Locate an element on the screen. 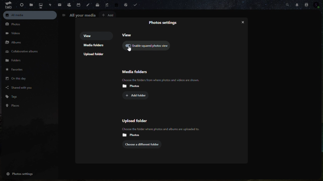  ‘Choose the folders from where photos and videos are shown. is located at coordinates (157, 80).